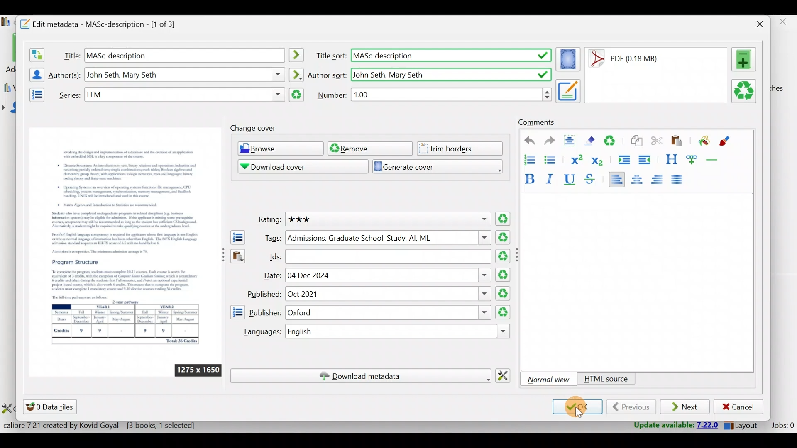  What do you see at coordinates (519, 255) in the screenshot?
I see `` at bounding box center [519, 255].